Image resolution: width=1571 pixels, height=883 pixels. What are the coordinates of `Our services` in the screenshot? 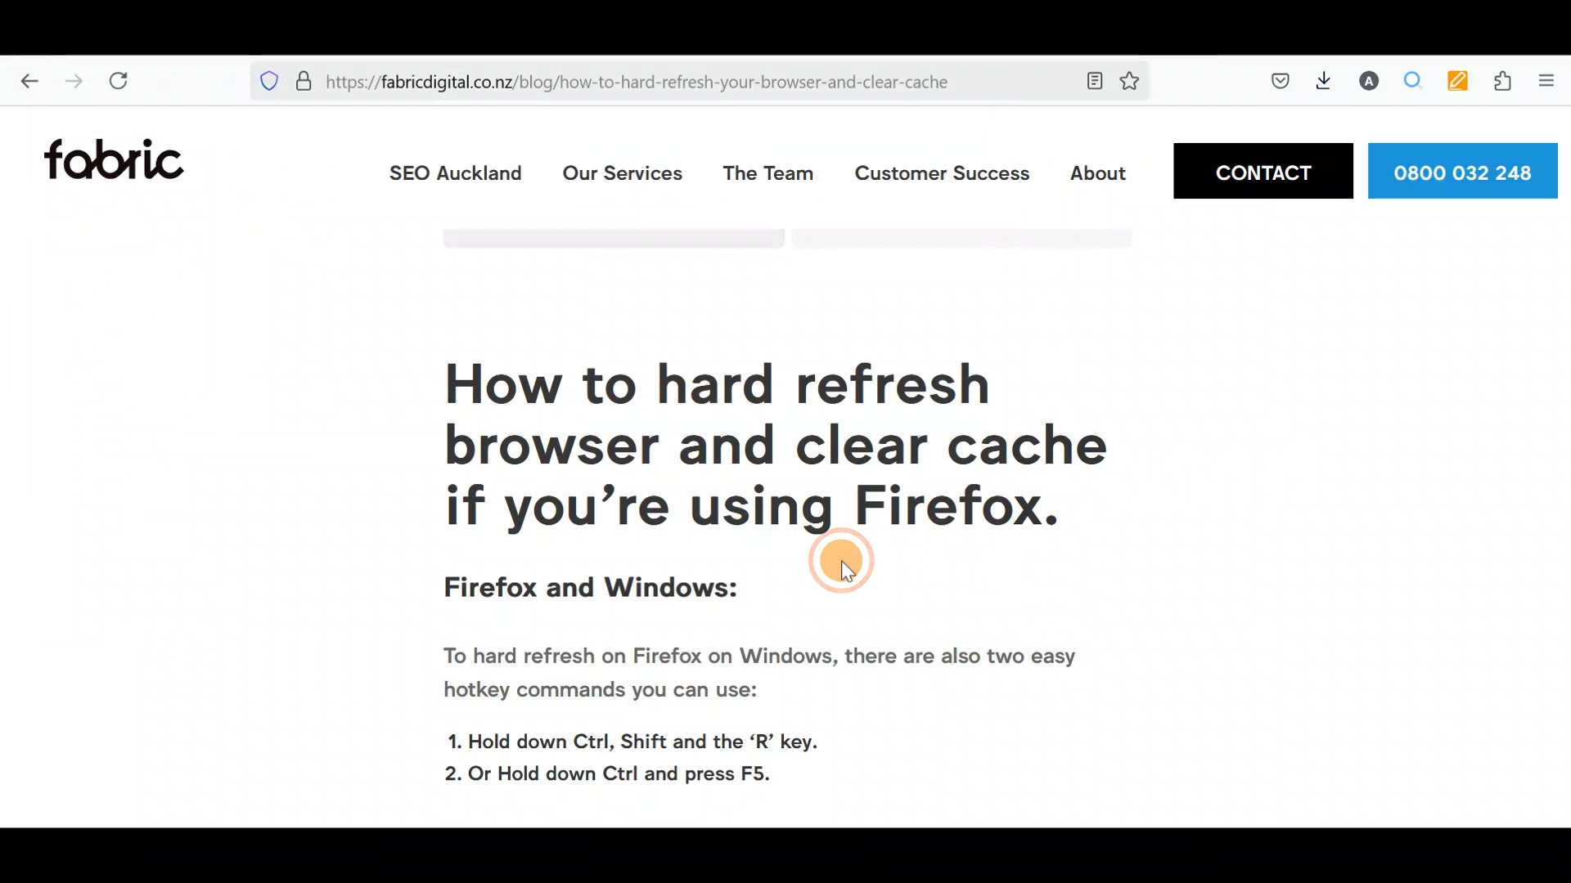 It's located at (619, 173).